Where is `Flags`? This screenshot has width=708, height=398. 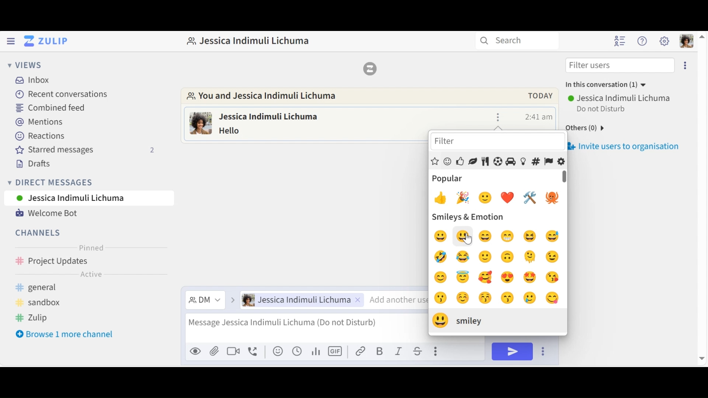
Flags is located at coordinates (548, 161).